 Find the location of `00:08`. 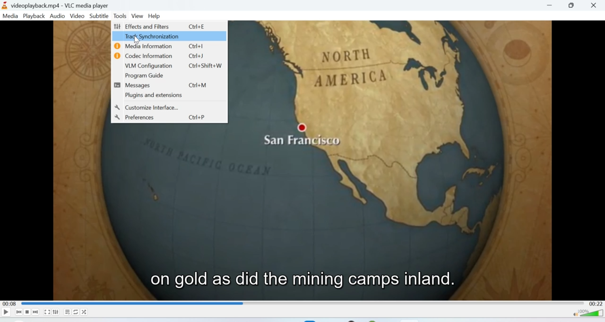

00:08 is located at coordinates (9, 304).